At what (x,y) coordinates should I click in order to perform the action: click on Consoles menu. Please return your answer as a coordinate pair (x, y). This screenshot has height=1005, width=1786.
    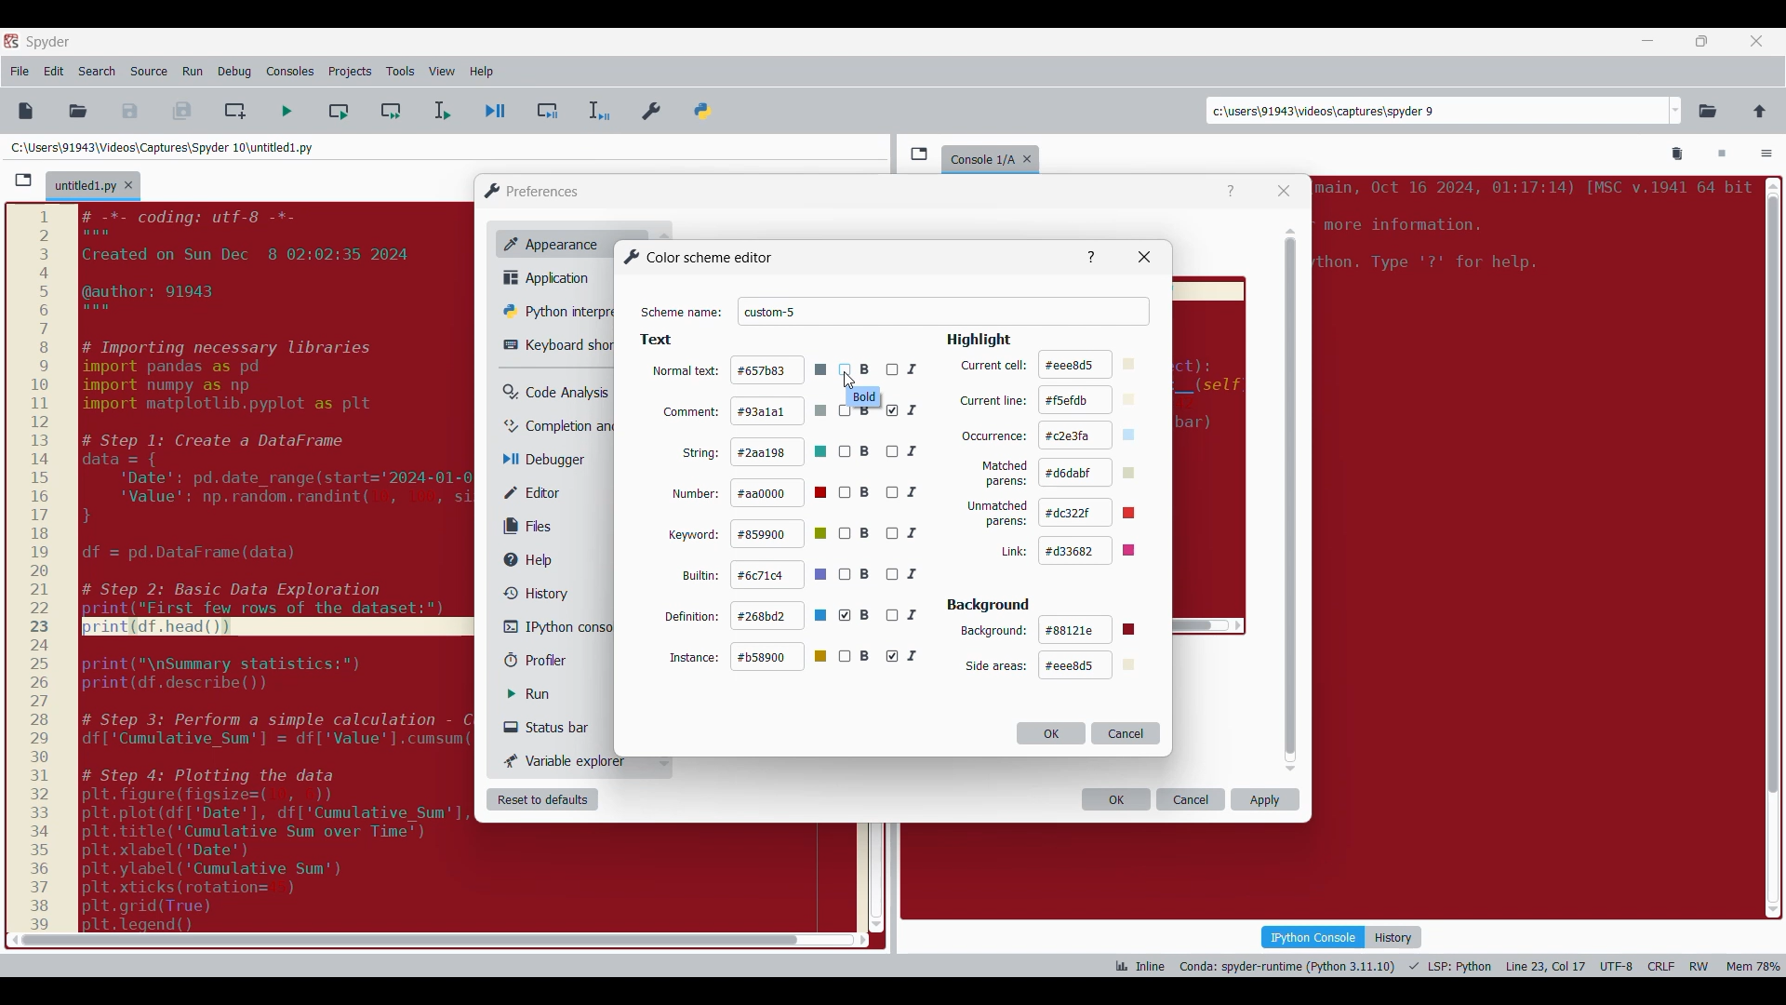
    Looking at the image, I should click on (290, 72).